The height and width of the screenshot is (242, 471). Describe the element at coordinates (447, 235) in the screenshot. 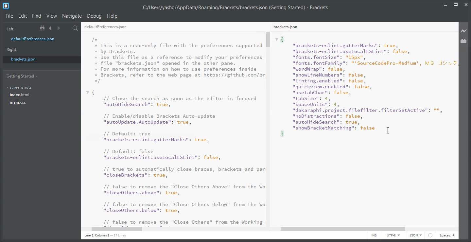

I see `Spaces: 4` at that location.